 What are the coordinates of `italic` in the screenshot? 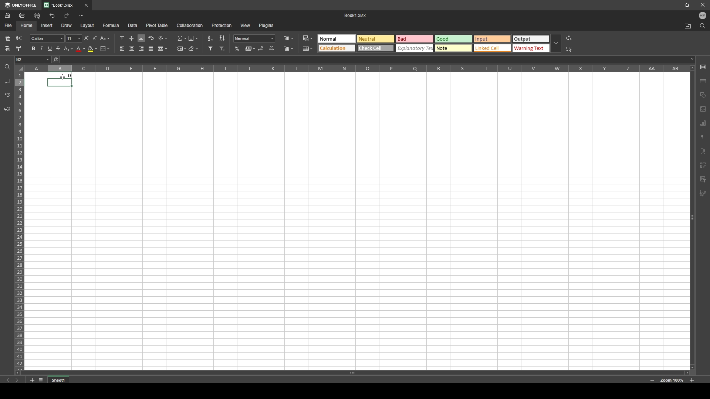 It's located at (41, 49).